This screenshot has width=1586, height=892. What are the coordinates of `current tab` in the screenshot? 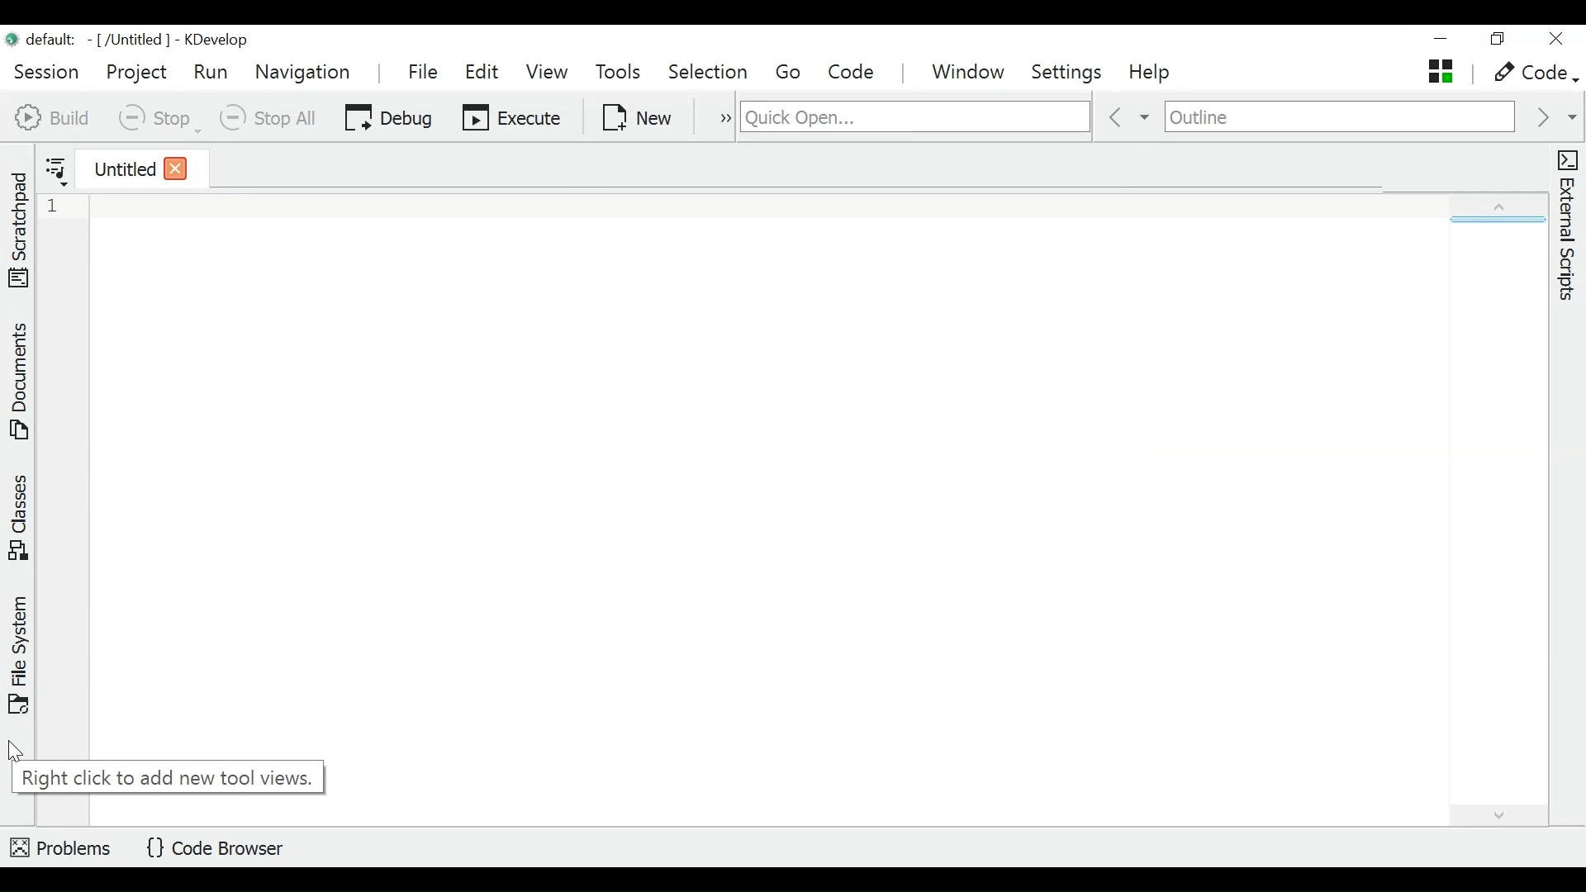 It's located at (117, 172).